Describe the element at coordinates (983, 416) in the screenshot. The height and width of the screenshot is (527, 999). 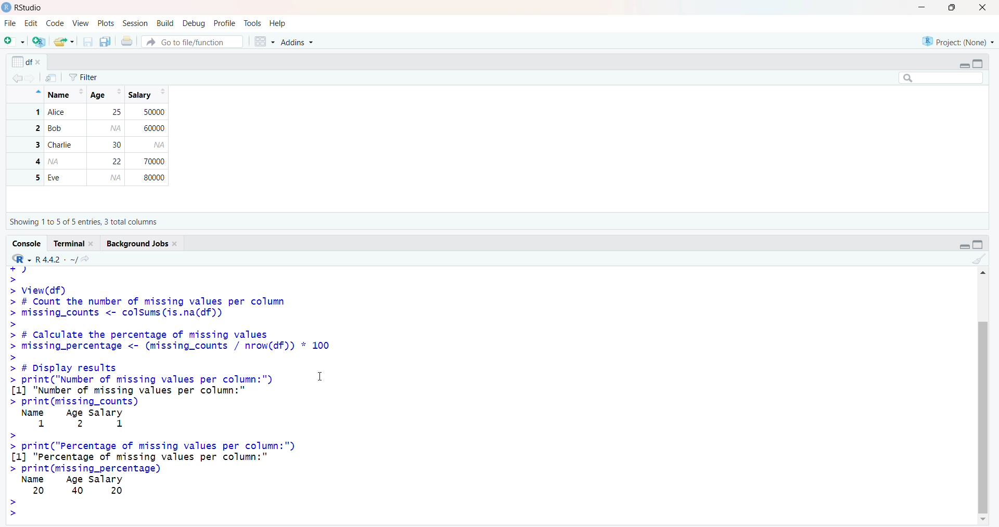
I see `Scrollbar` at that location.